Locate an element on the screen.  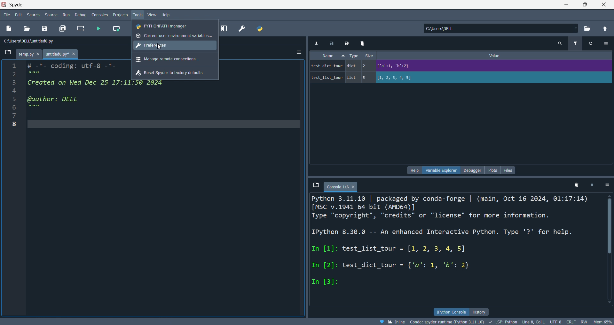
history is located at coordinates (481, 312).